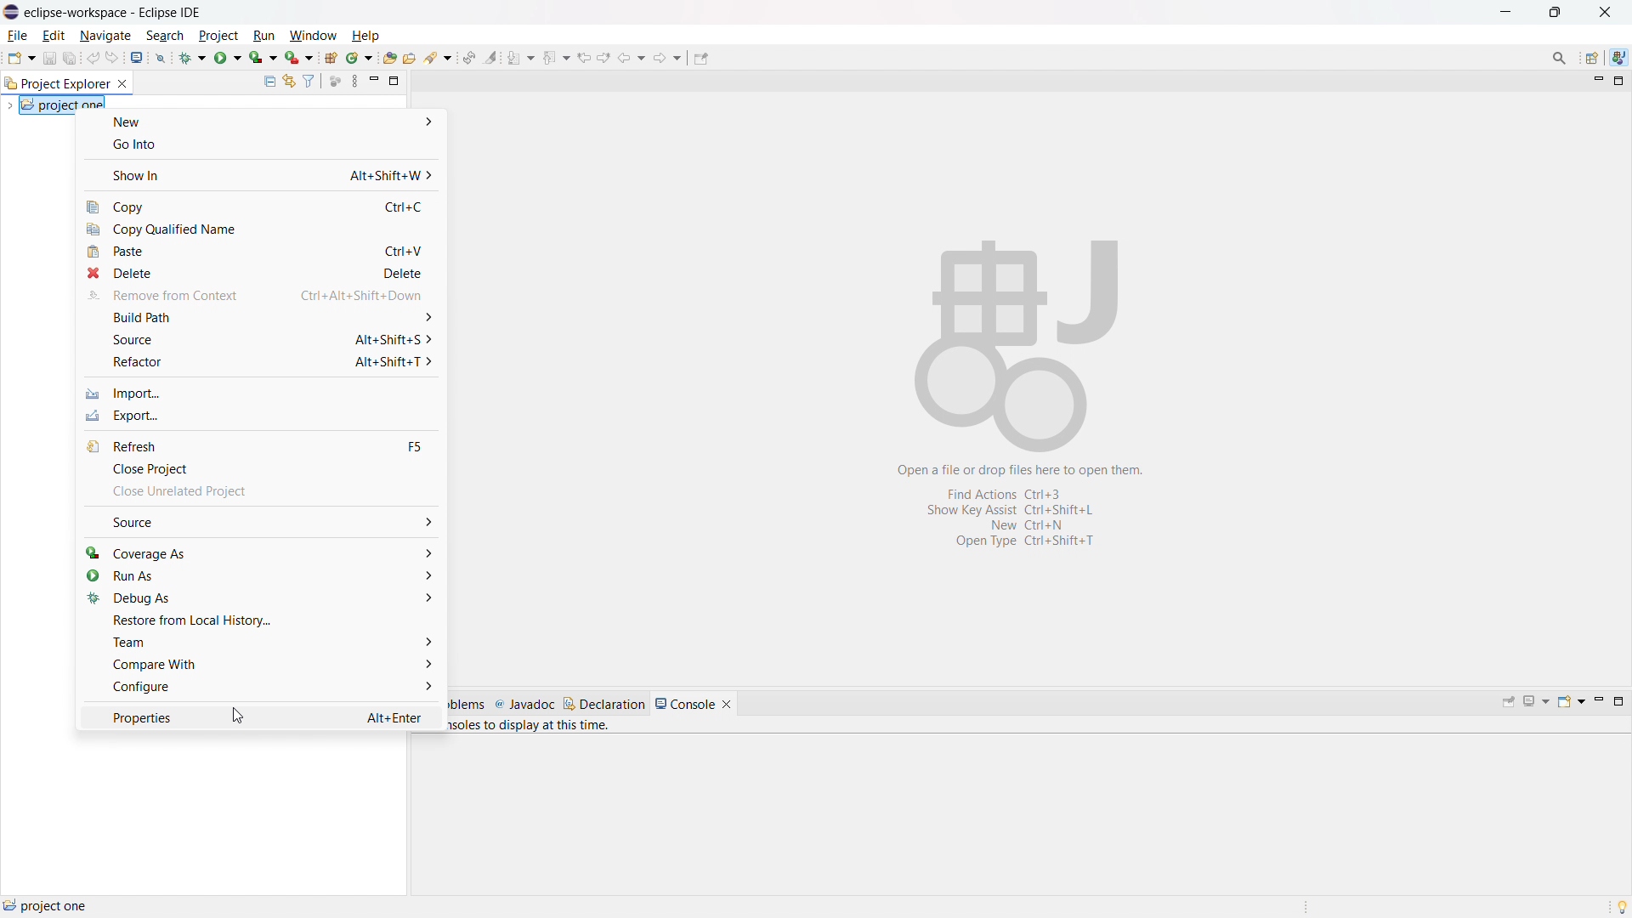  What do you see at coordinates (1018, 526) in the screenshot?
I see `new ctrl+N` at bounding box center [1018, 526].